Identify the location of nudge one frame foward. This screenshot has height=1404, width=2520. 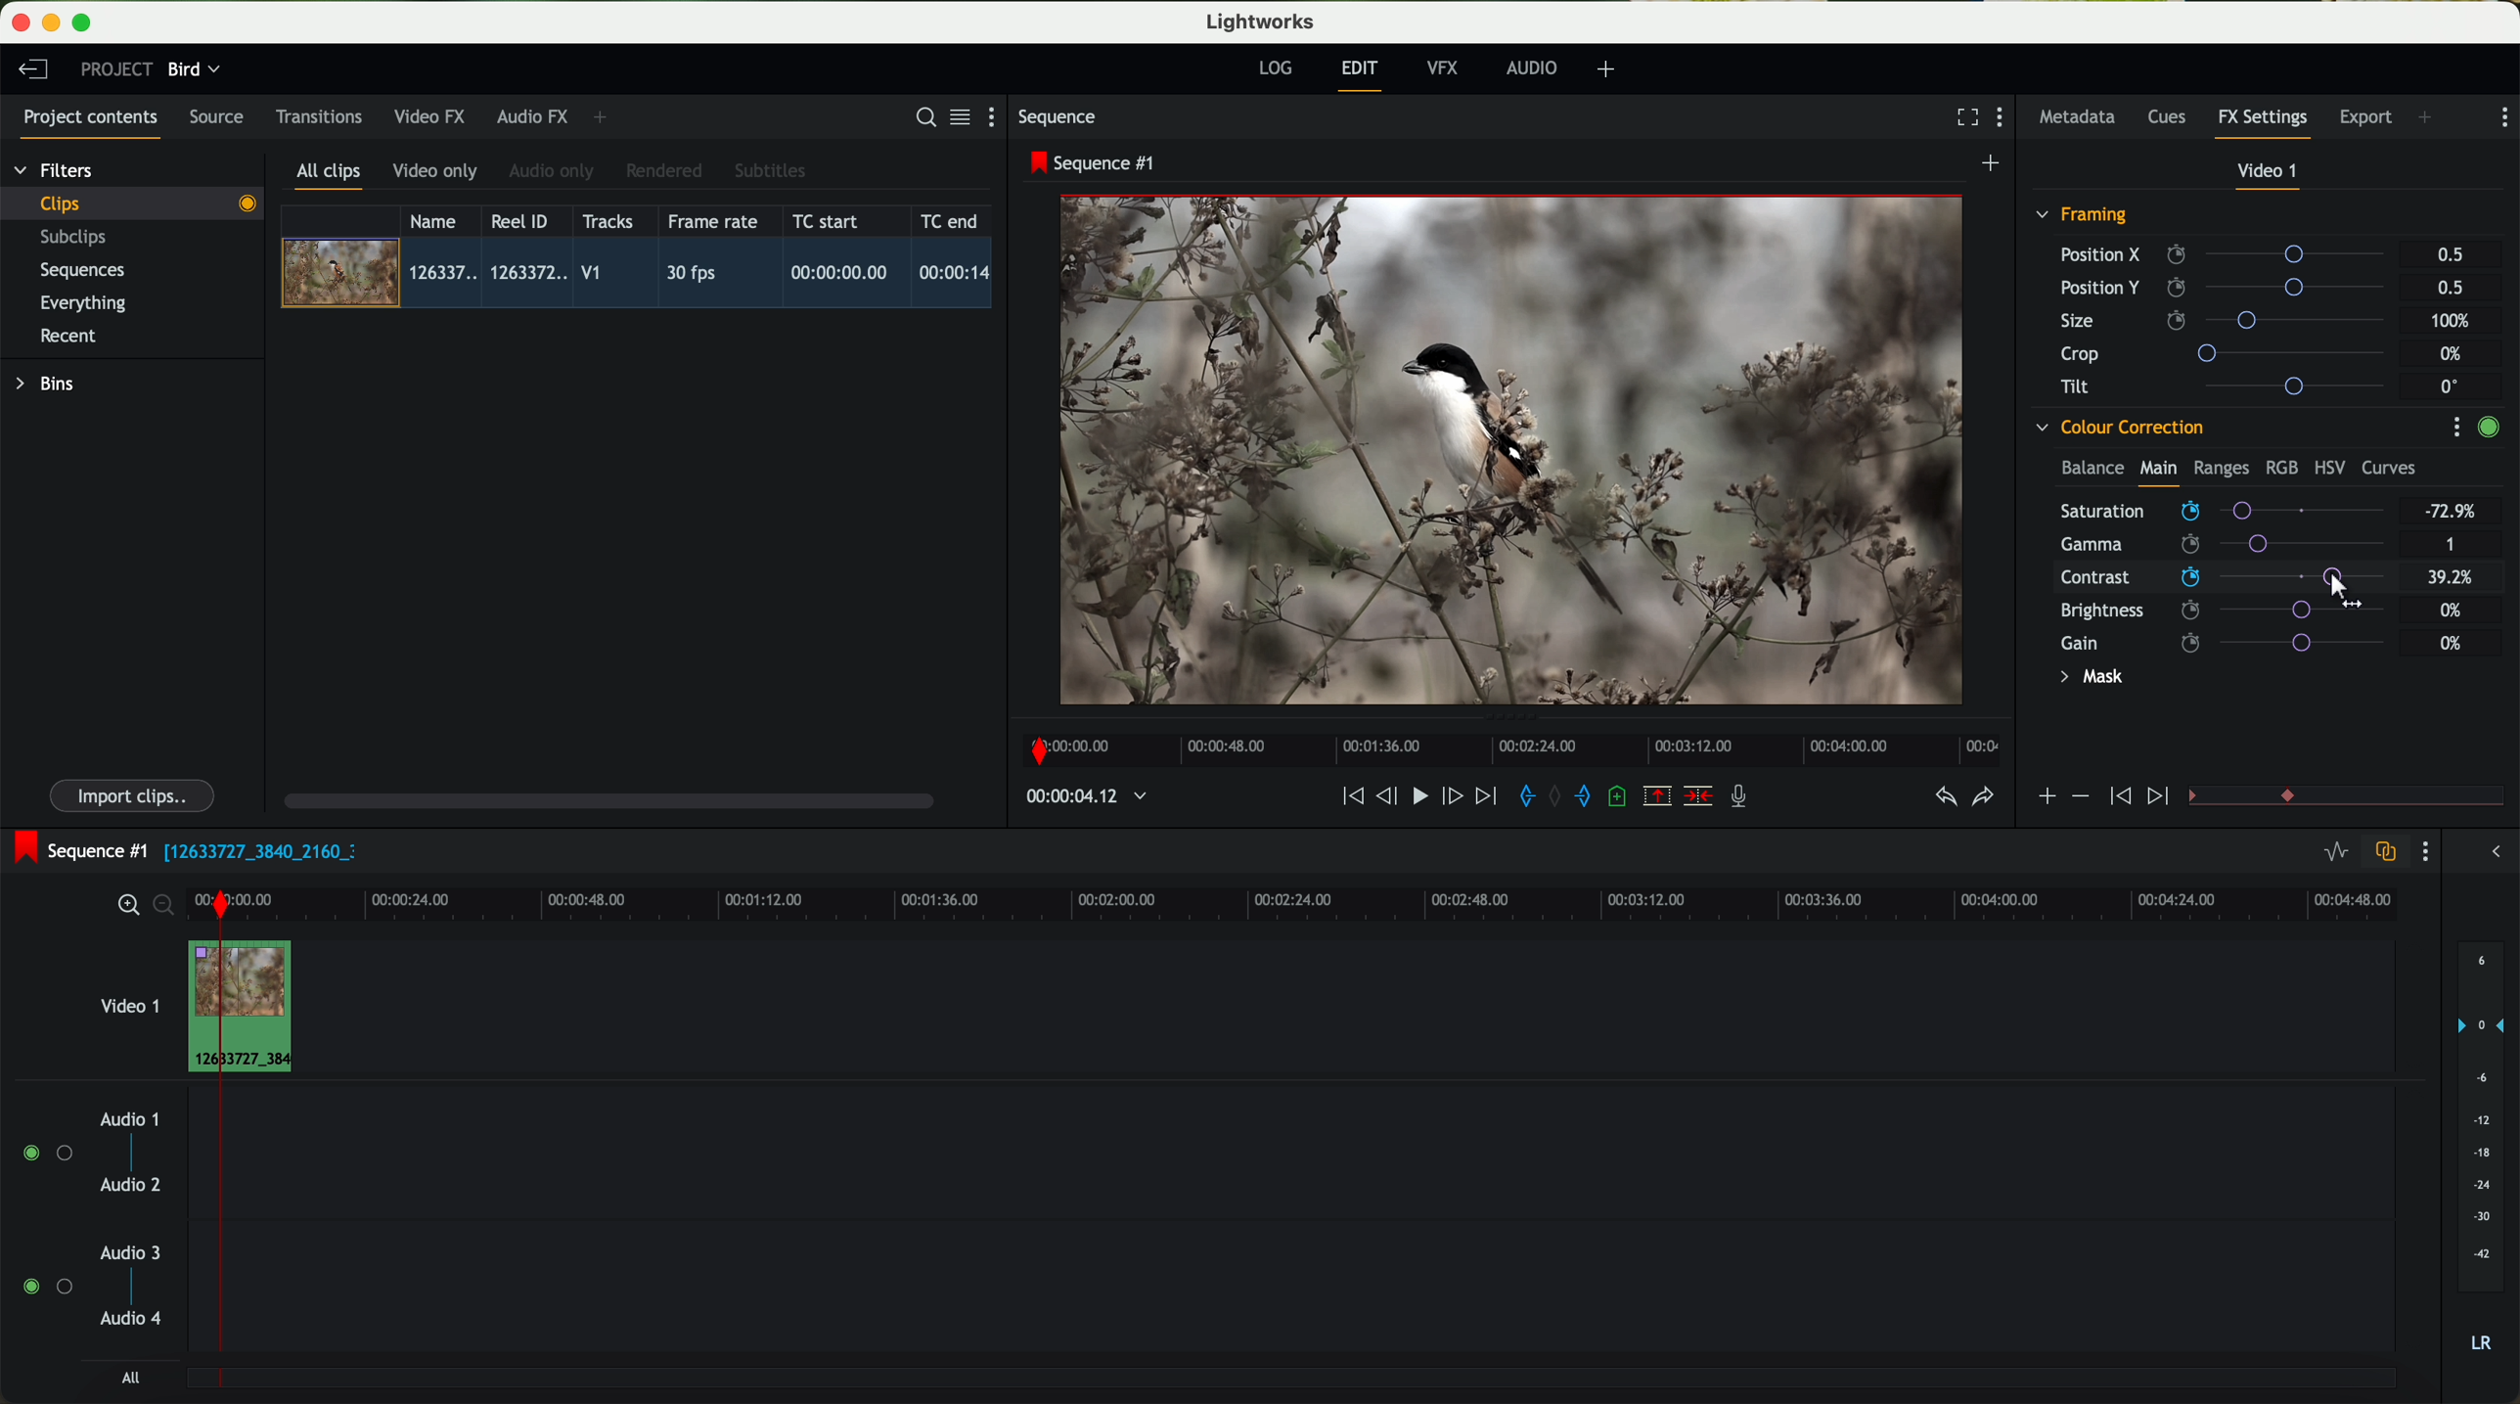
(1455, 797).